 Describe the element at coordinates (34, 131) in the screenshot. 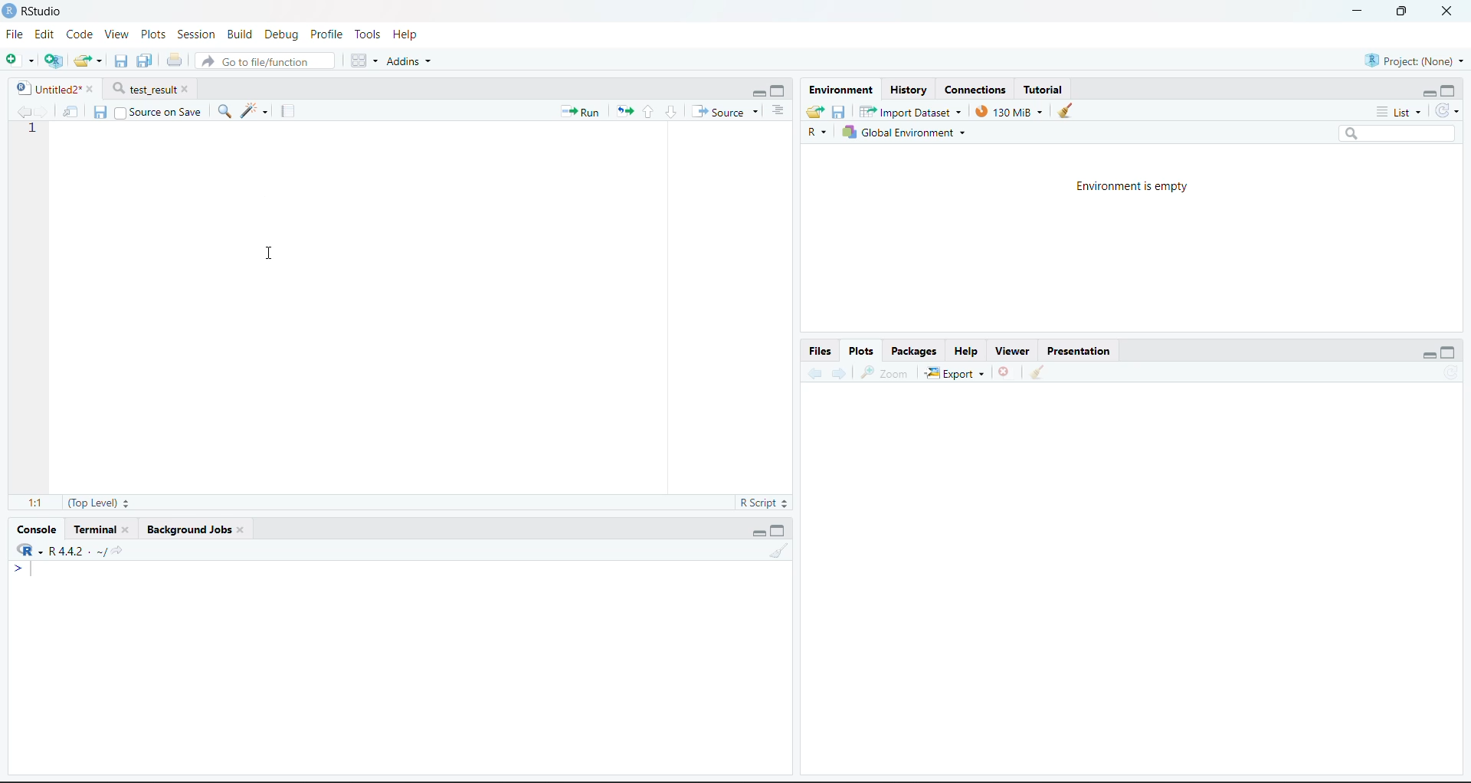

I see `1` at that location.